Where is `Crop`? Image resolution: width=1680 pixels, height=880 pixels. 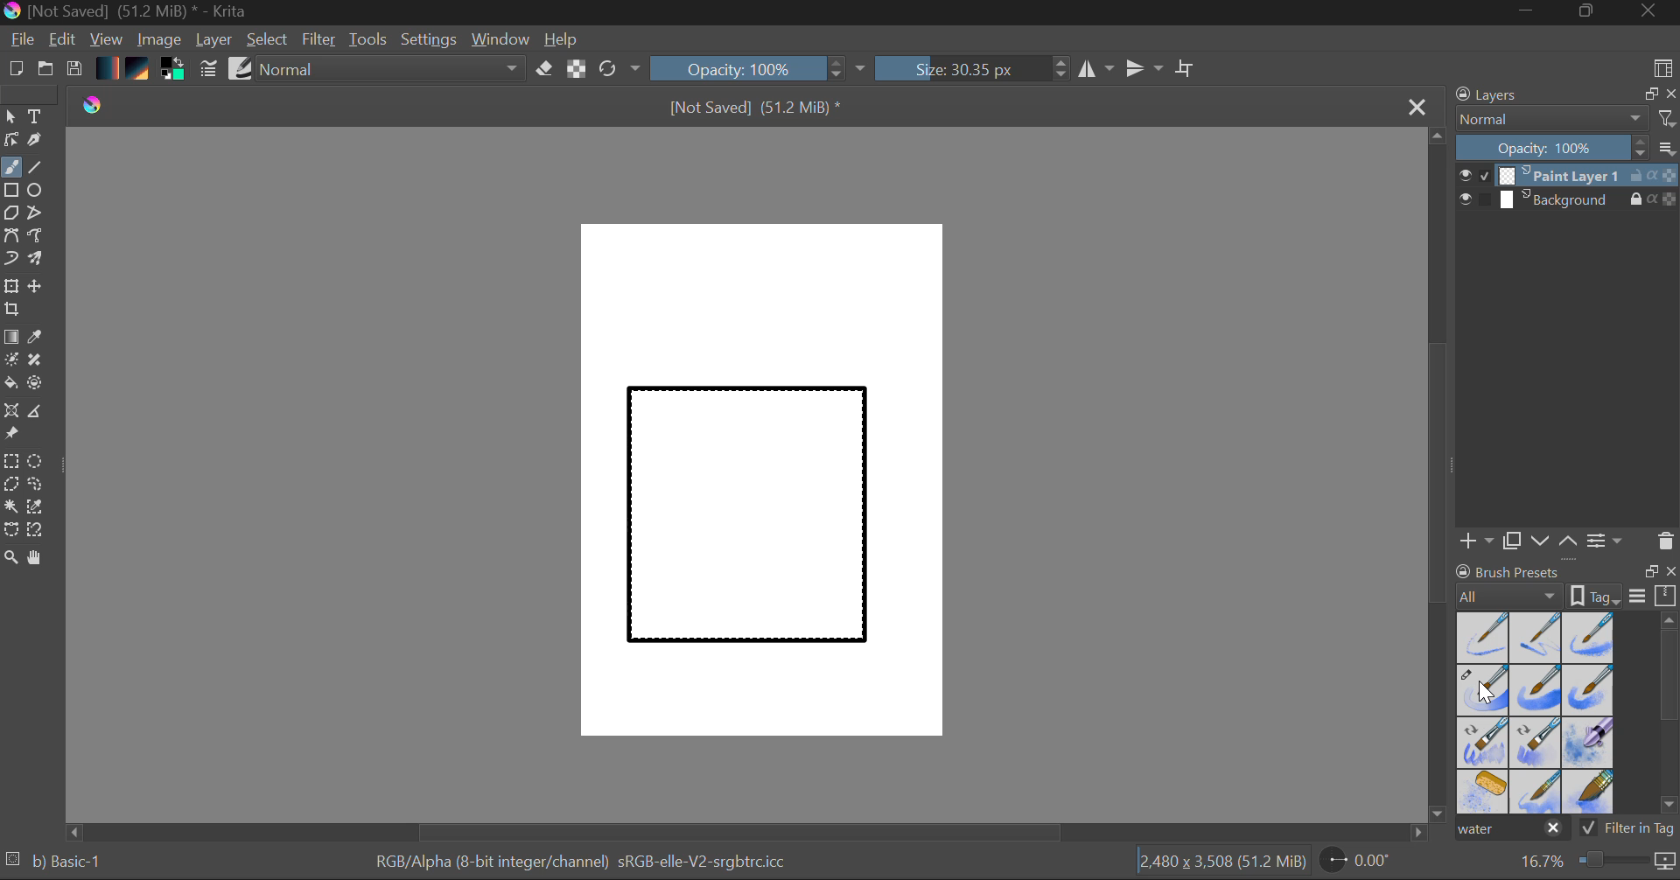
Crop is located at coordinates (14, 310).